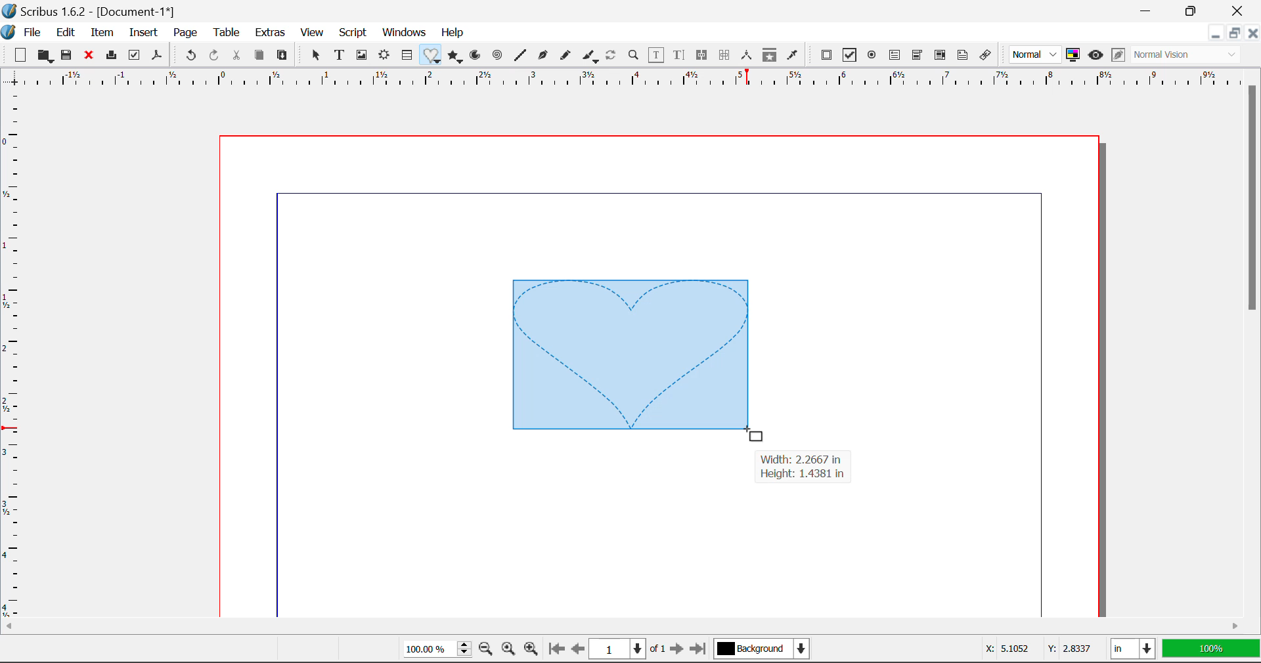 This screenshot has height=663, width=1261. Describe the element at coordinates (748, 56) in the screenshot. I see `Measurements` at that location.